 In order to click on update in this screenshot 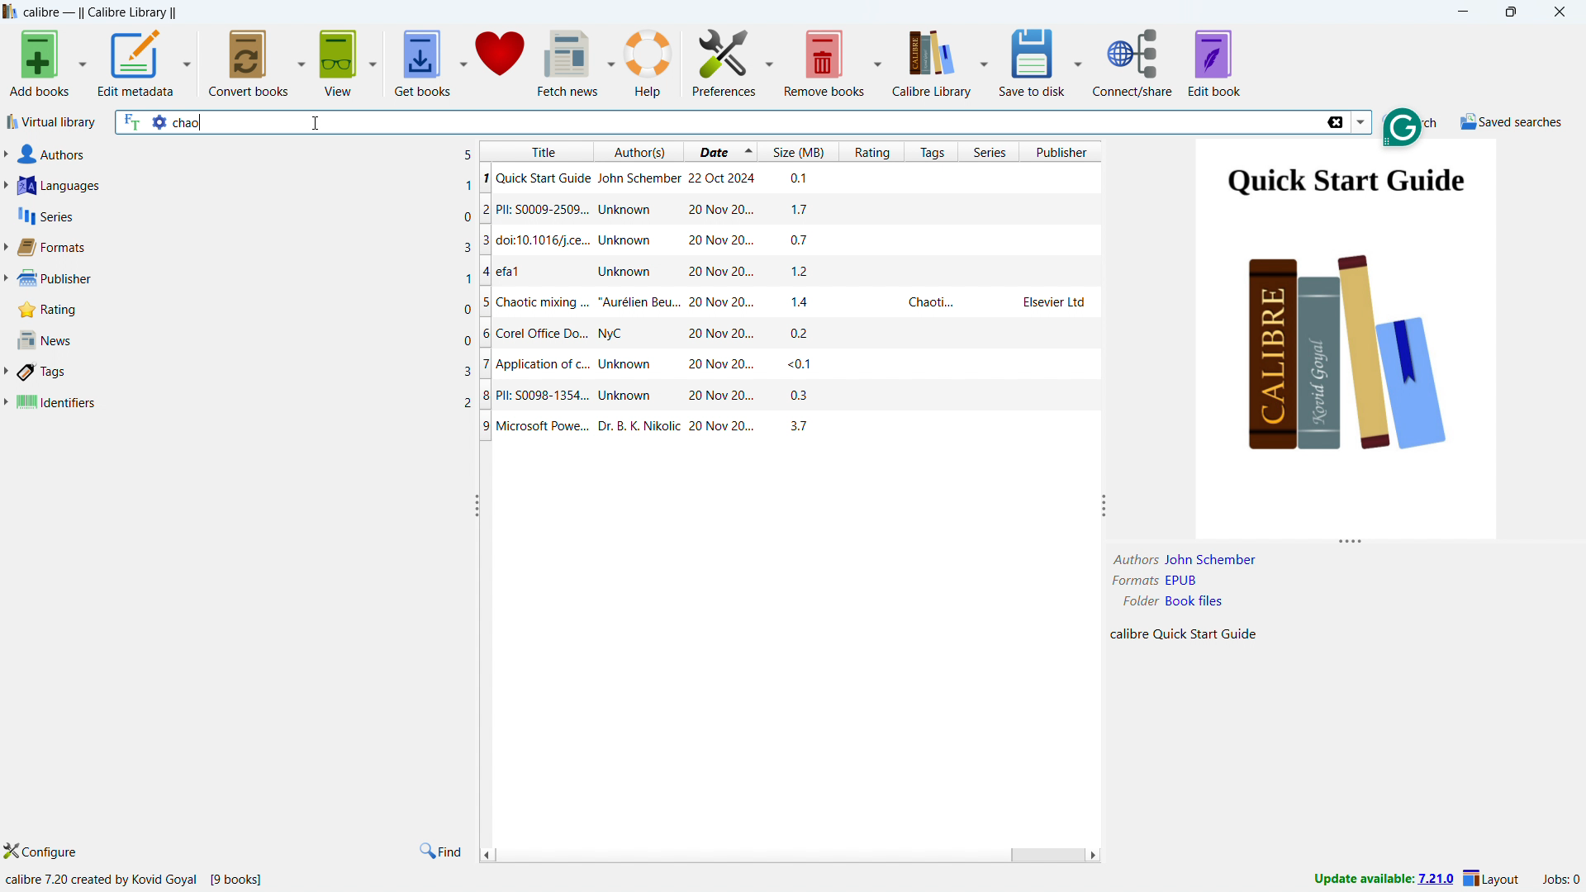, I will do `click(1382, 880)`.